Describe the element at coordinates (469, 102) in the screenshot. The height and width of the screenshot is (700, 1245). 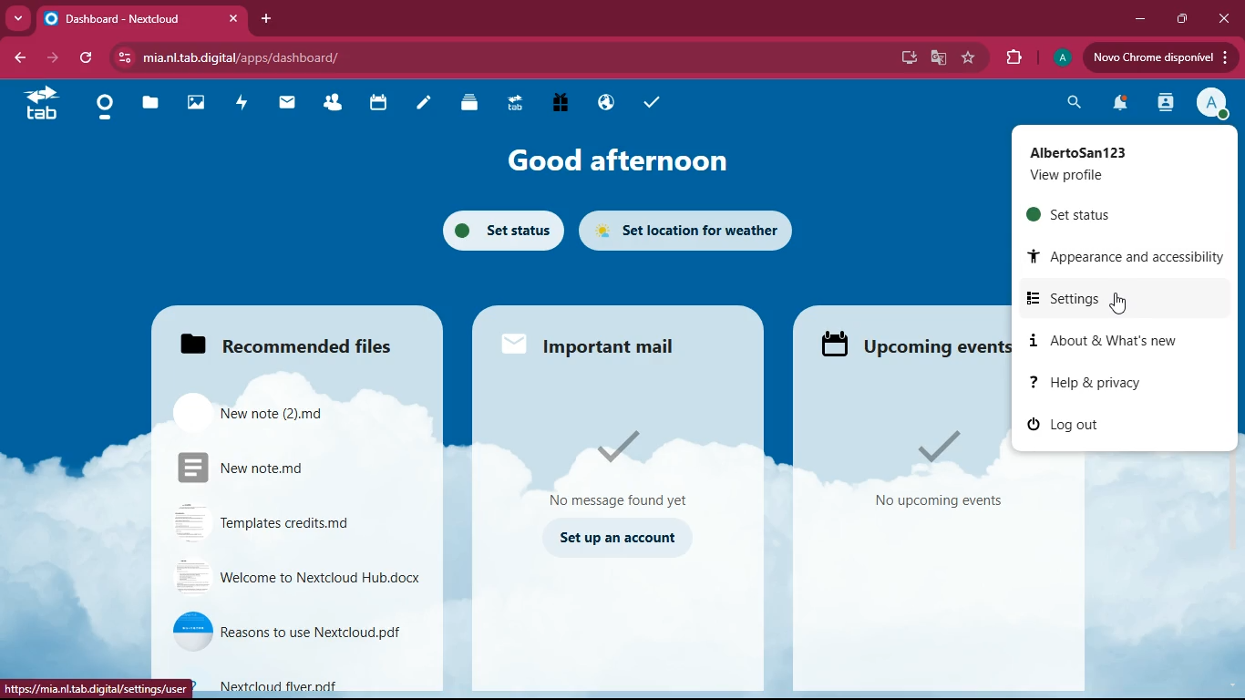
I see `layers` at that location.